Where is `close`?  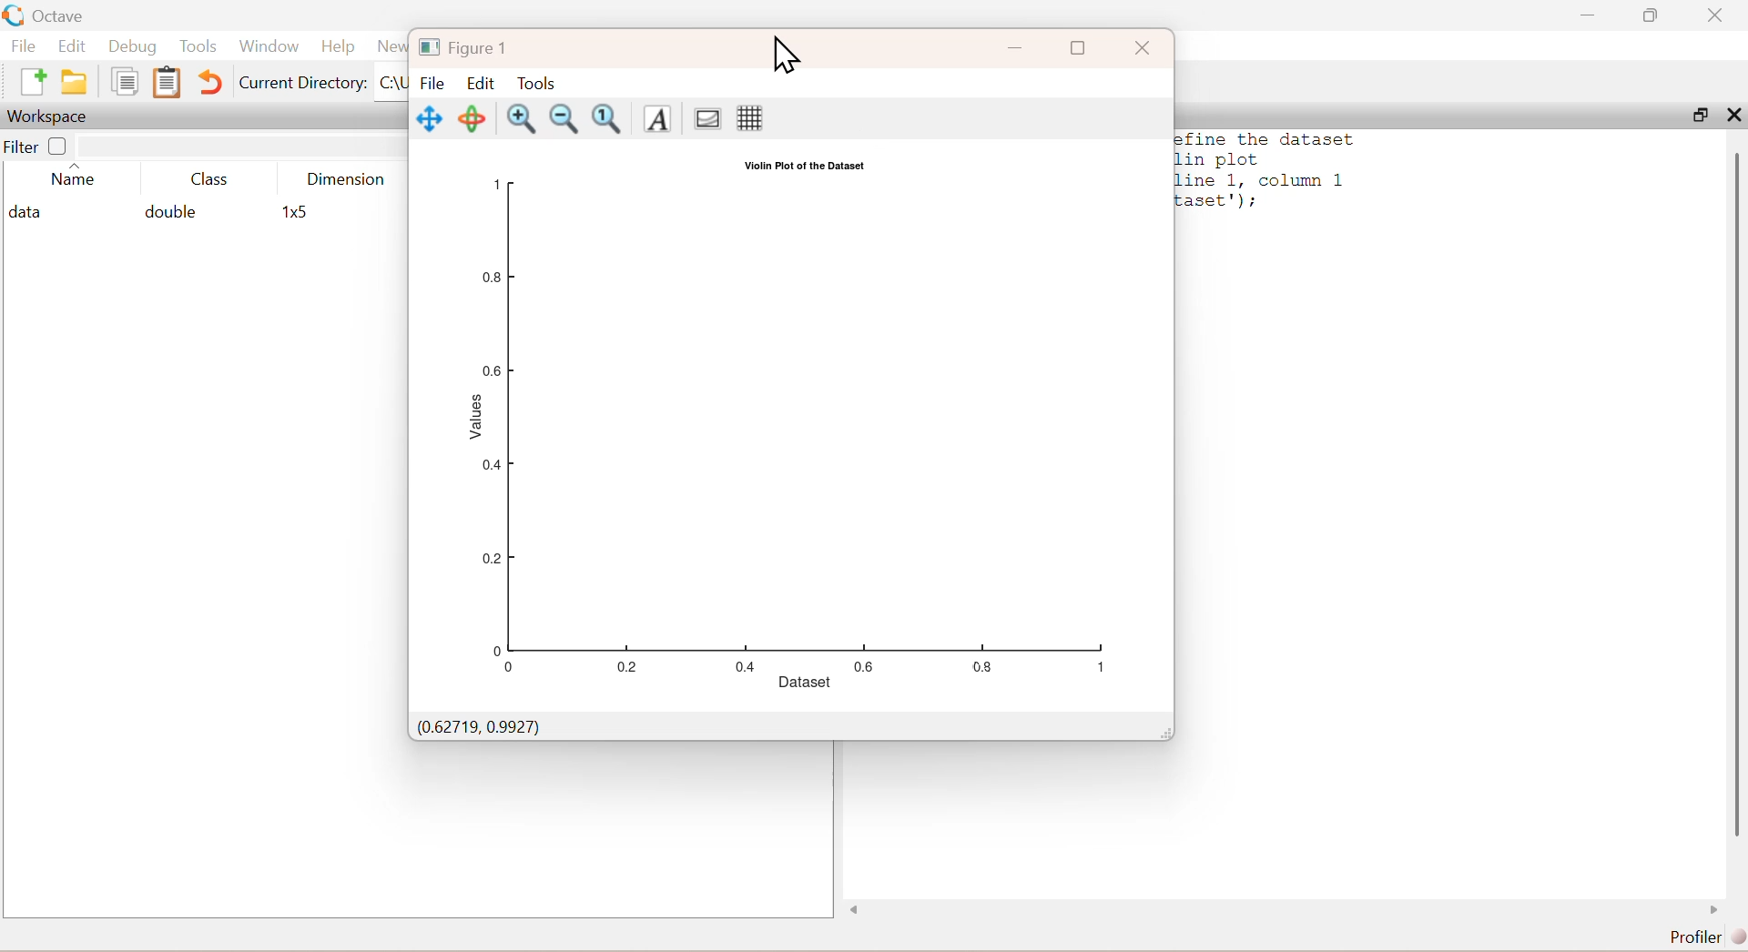 close is located at coordinates (1734, 115).